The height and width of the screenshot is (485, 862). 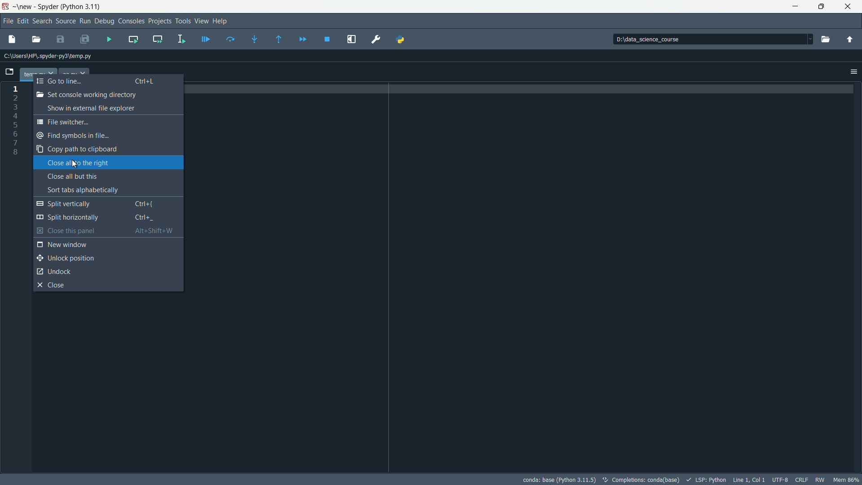 I want to click on memory usage, so click(x=846, y=480).